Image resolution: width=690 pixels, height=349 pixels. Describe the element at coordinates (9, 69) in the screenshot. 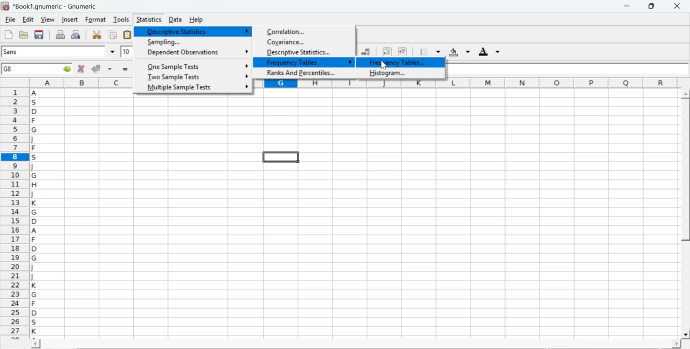

I see `G8` at that location.